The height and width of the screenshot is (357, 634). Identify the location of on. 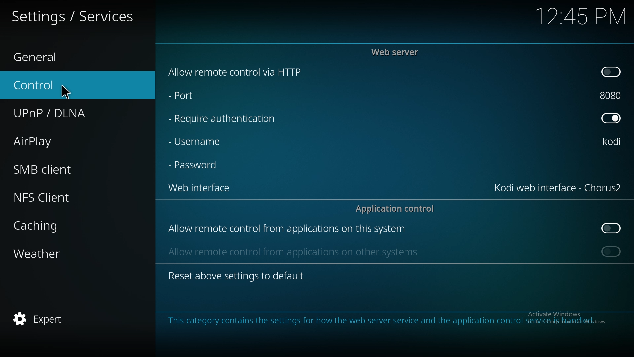
(611, 251).